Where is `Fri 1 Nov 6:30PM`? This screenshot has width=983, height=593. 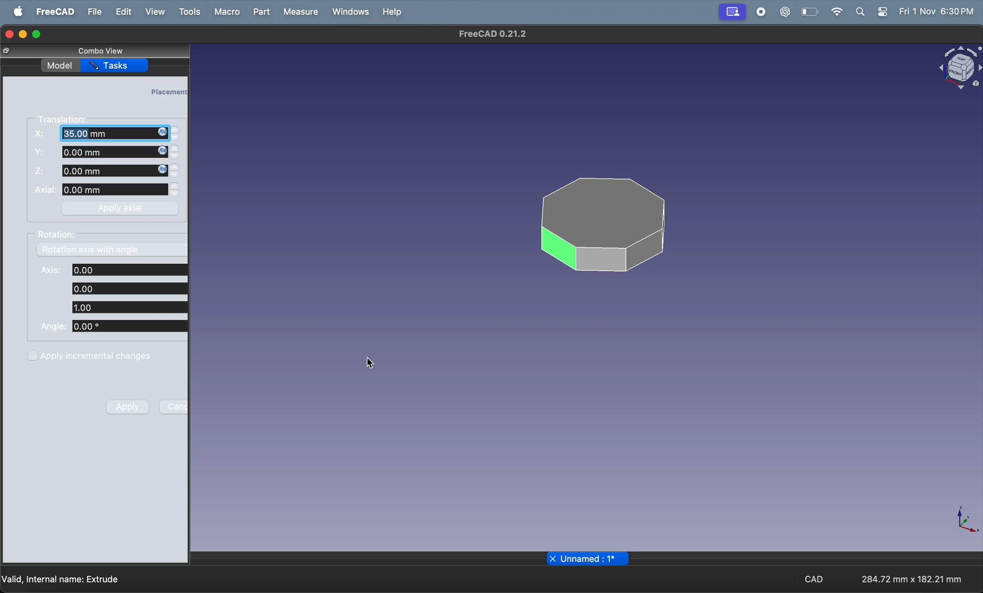
Fri 1 Nov 6:30PM is located at coordinates (938, 12).